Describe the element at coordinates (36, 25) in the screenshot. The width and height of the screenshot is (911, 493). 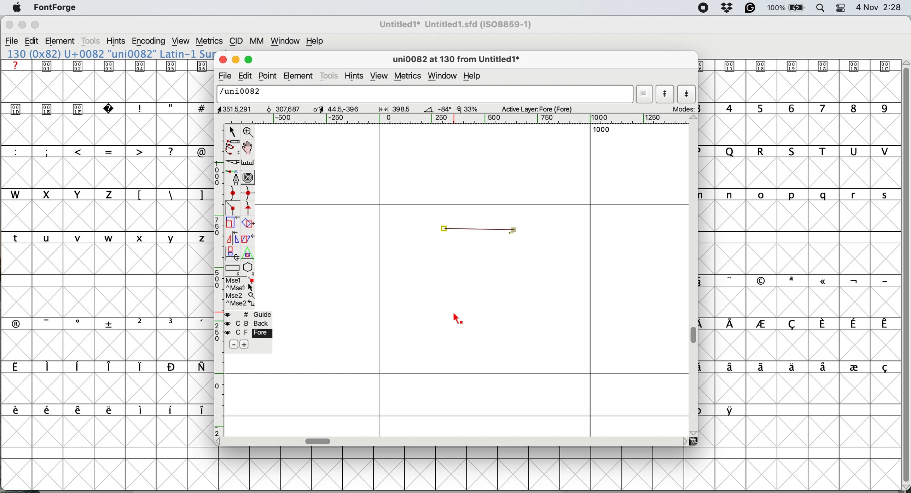
I see `maximise` at that location.